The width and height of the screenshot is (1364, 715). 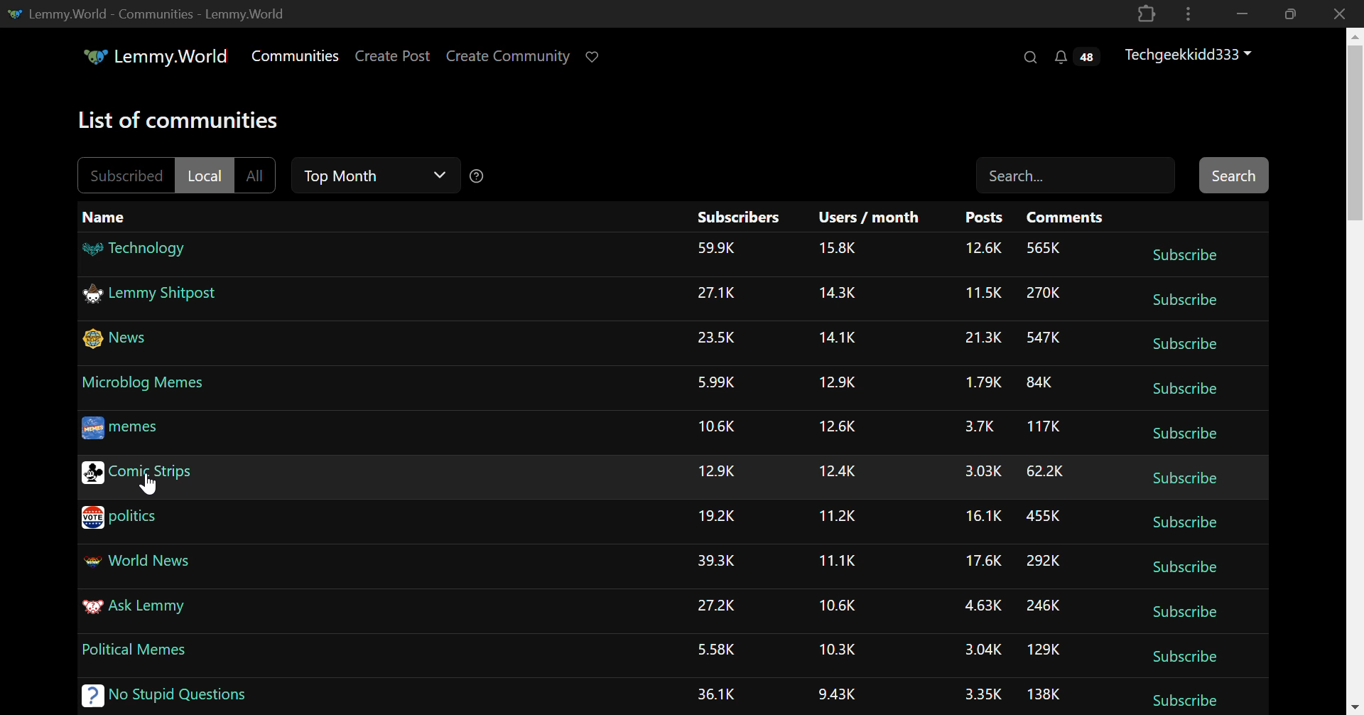 What do you see at coordinates (1193, 257) in the screenshot?
I see `Subscribe` at bounding box center [1193, 257].